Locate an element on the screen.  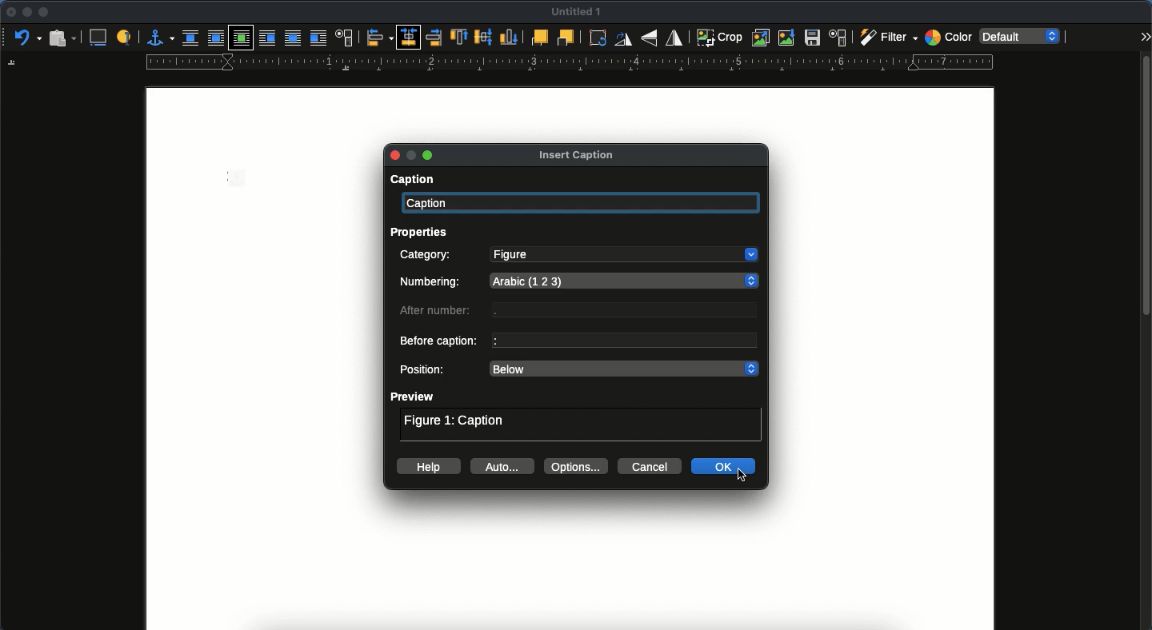
replace is located at coordinates (762, 38).